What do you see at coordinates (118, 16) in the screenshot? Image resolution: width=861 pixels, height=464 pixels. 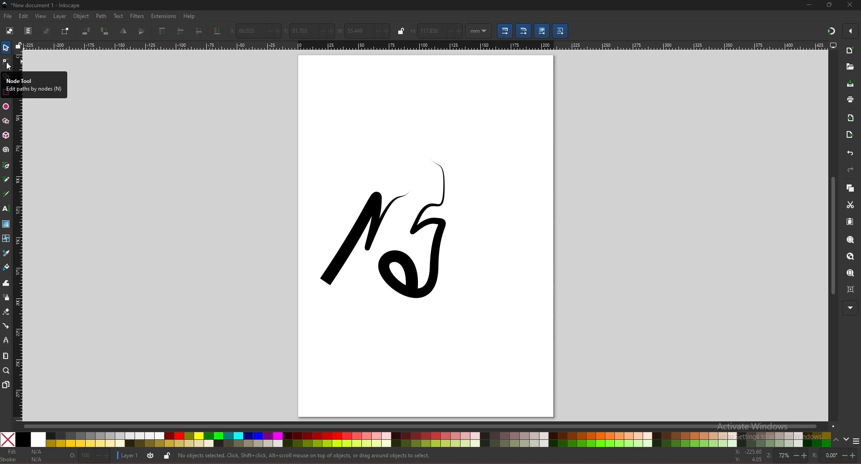 I see `text` at bounding box center [118, 16].